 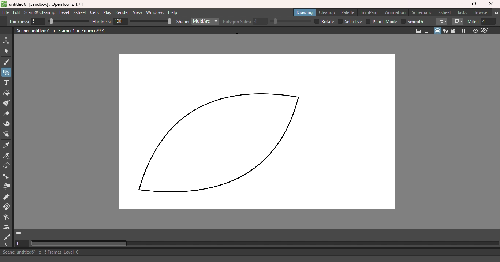 What do you see at coordinates (5, 13) in the screenshot?
I see `File` at bounding box center [5, 13].